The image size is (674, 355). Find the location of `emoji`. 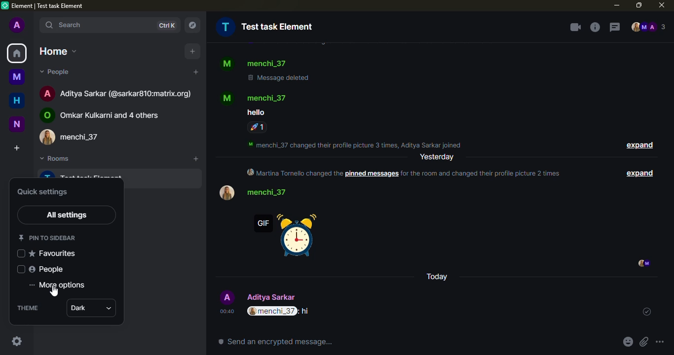

emoji is located at coordinates (628, 342).